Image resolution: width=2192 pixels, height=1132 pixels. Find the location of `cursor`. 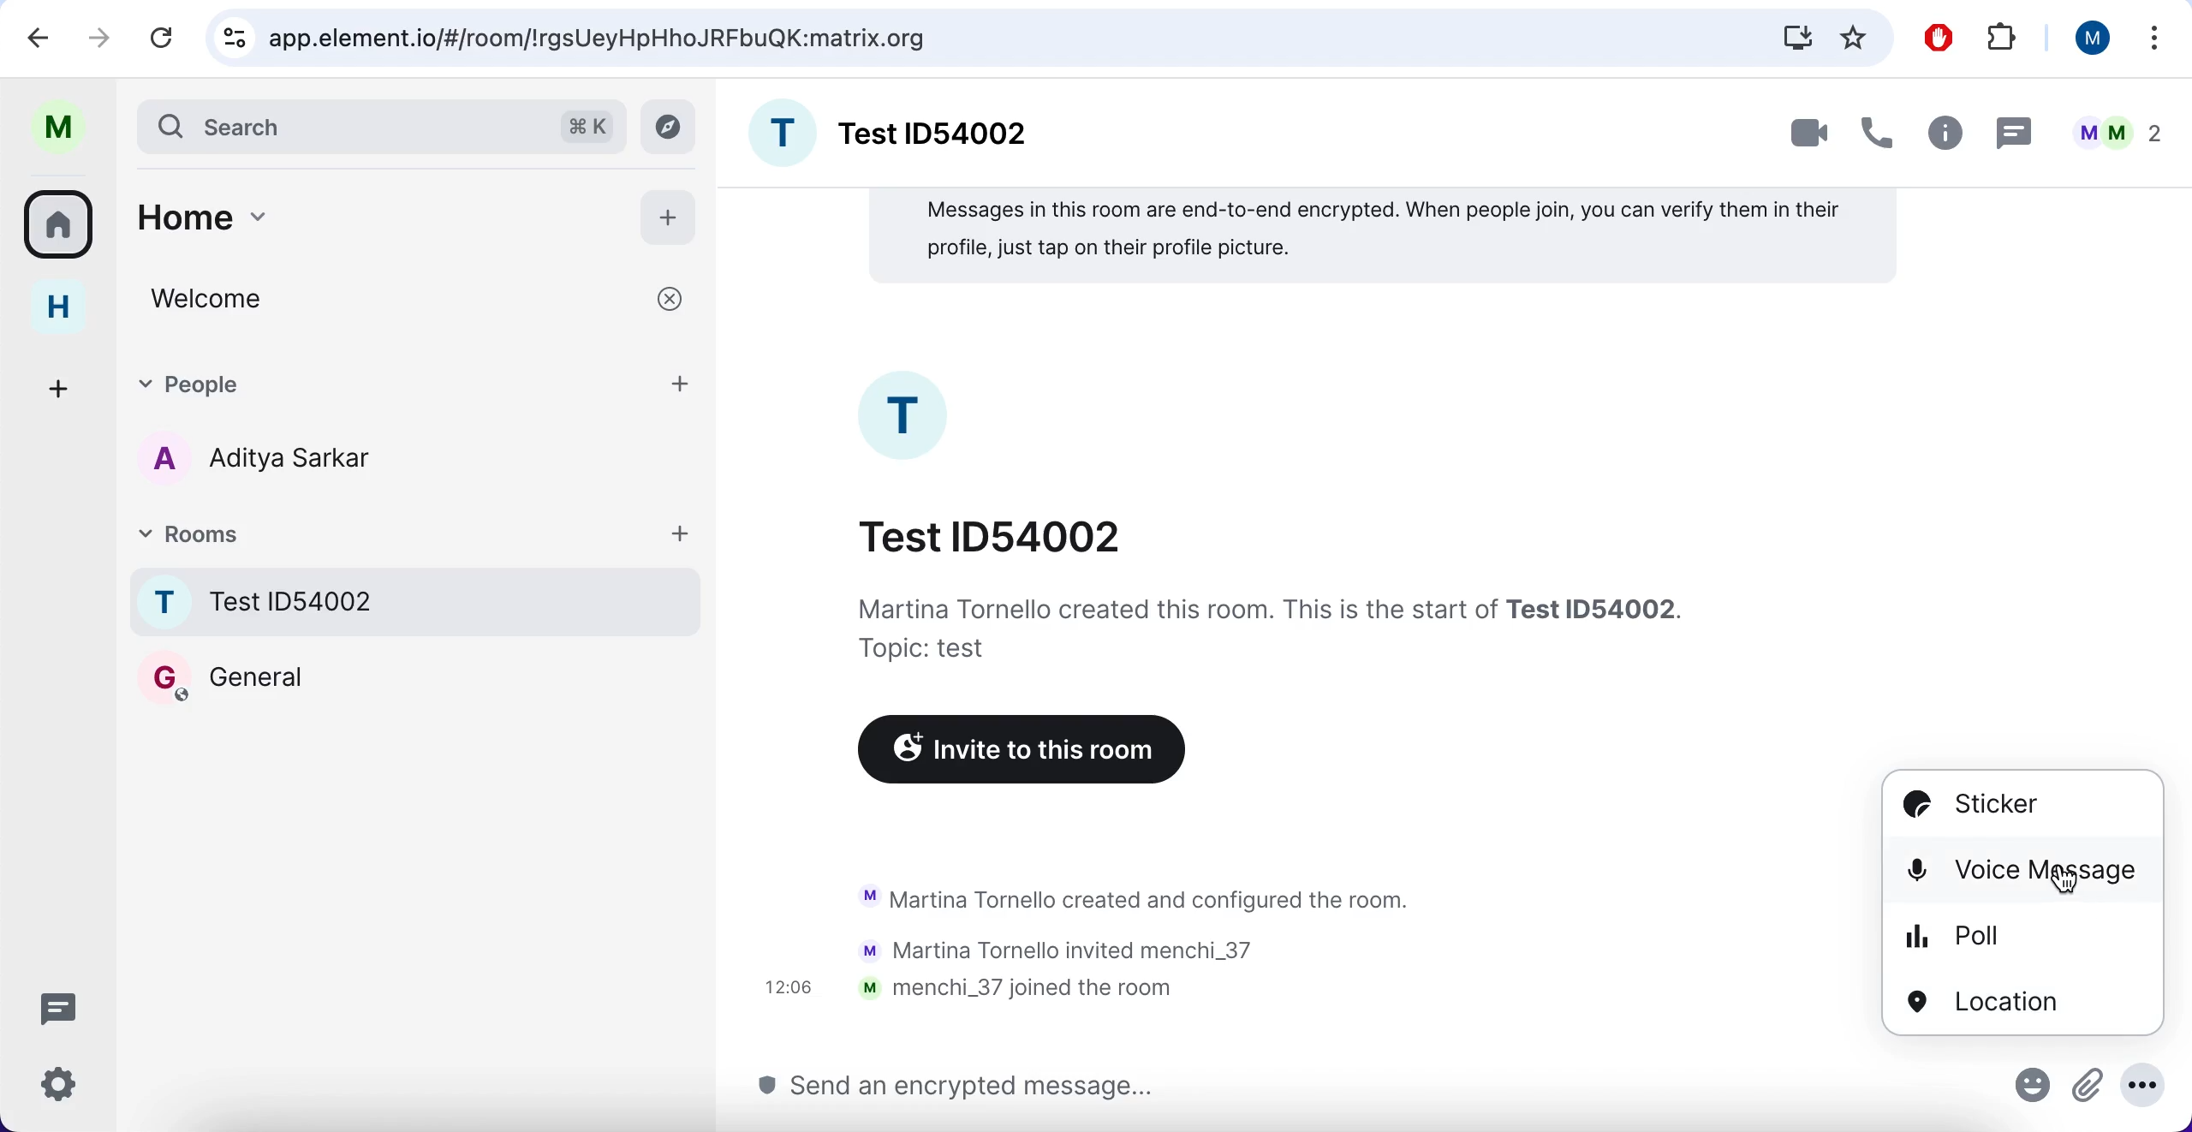

cursor is located at coordinates (2065, 881).